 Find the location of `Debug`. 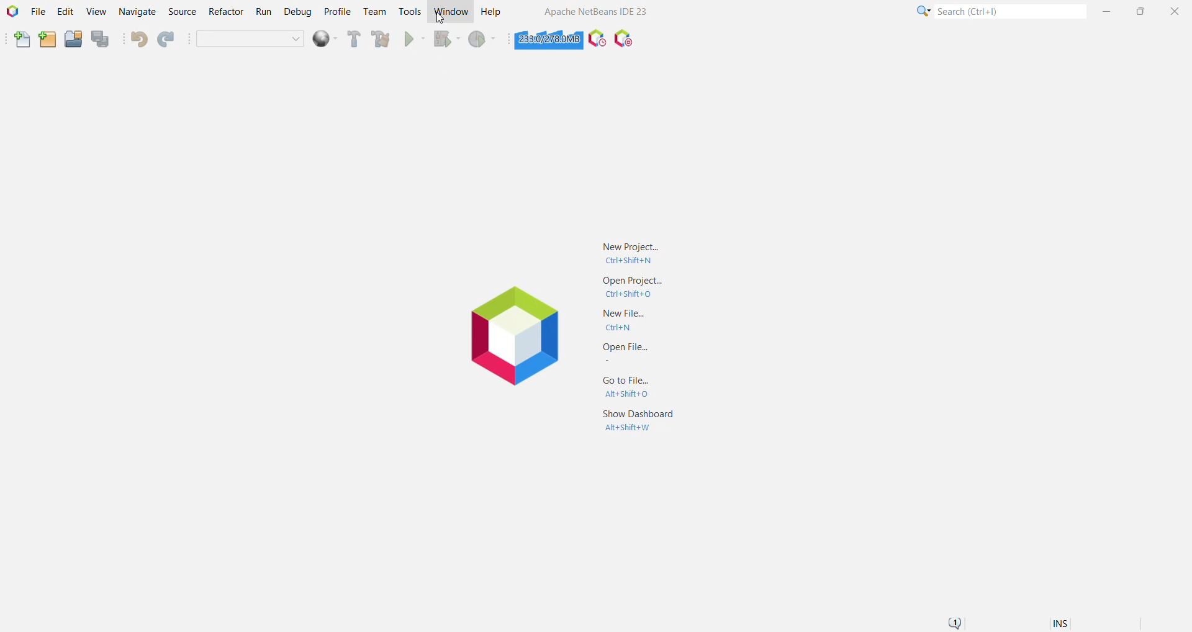

Debug is located at coordinates (297, 12).